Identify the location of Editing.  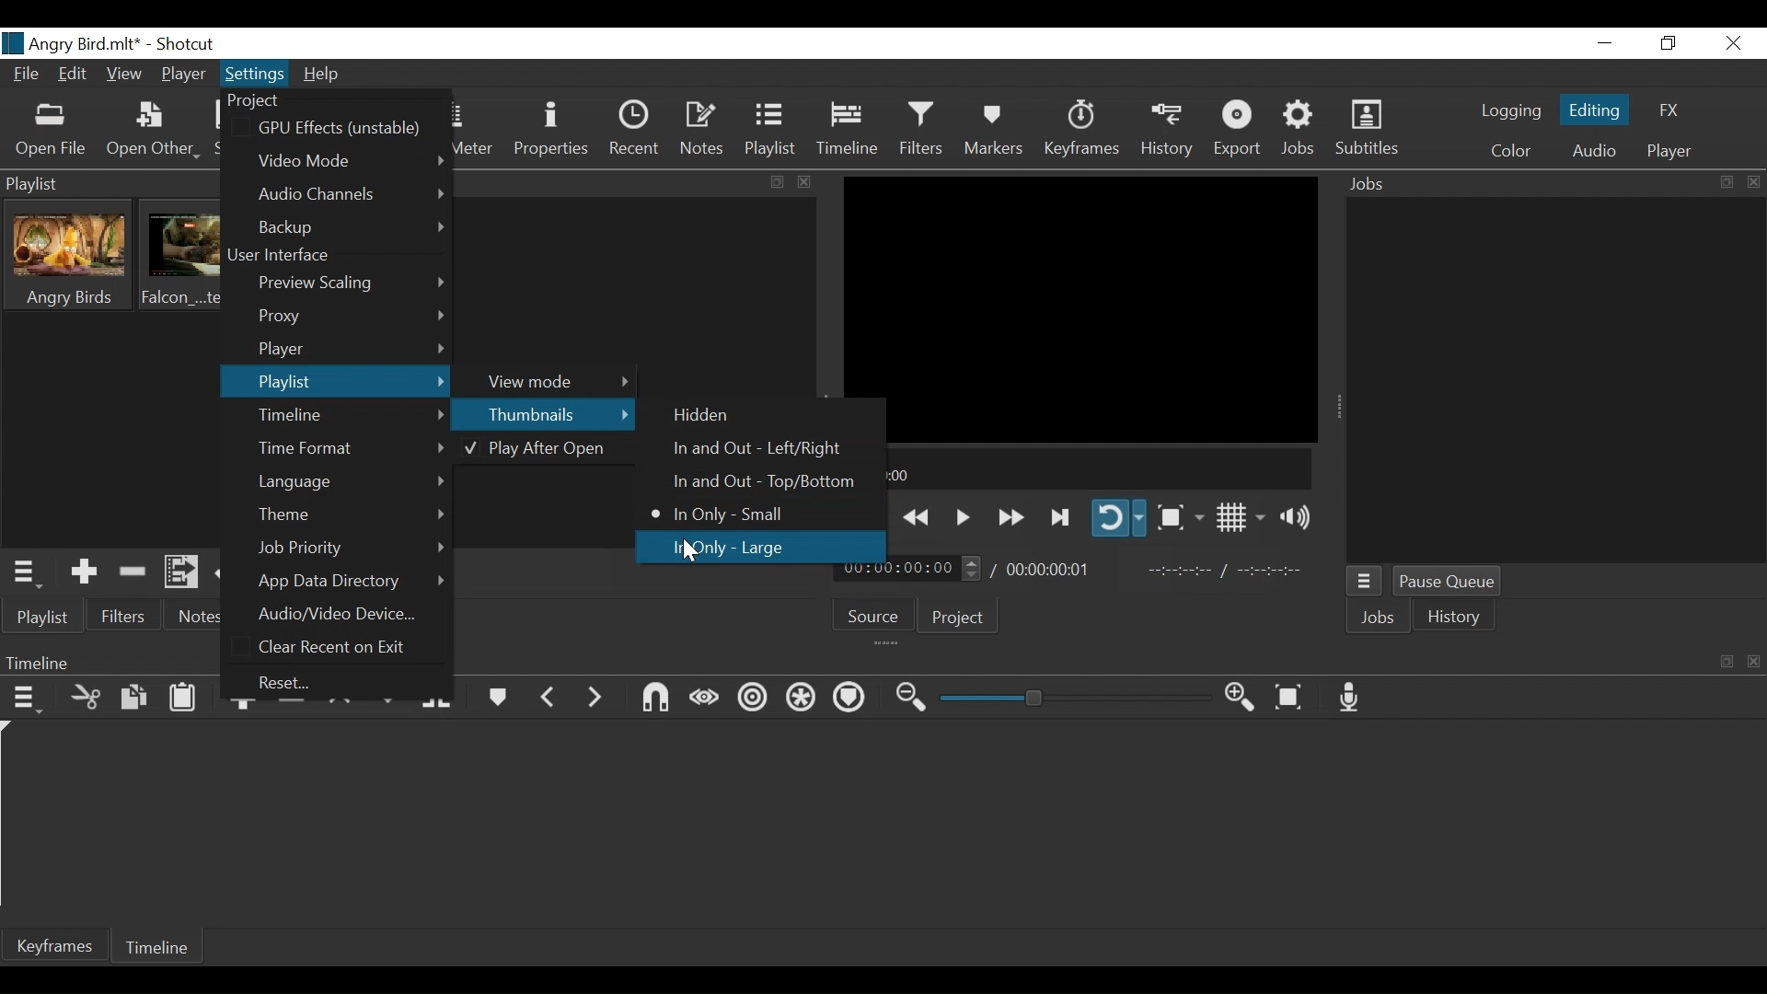
(1595, 110).